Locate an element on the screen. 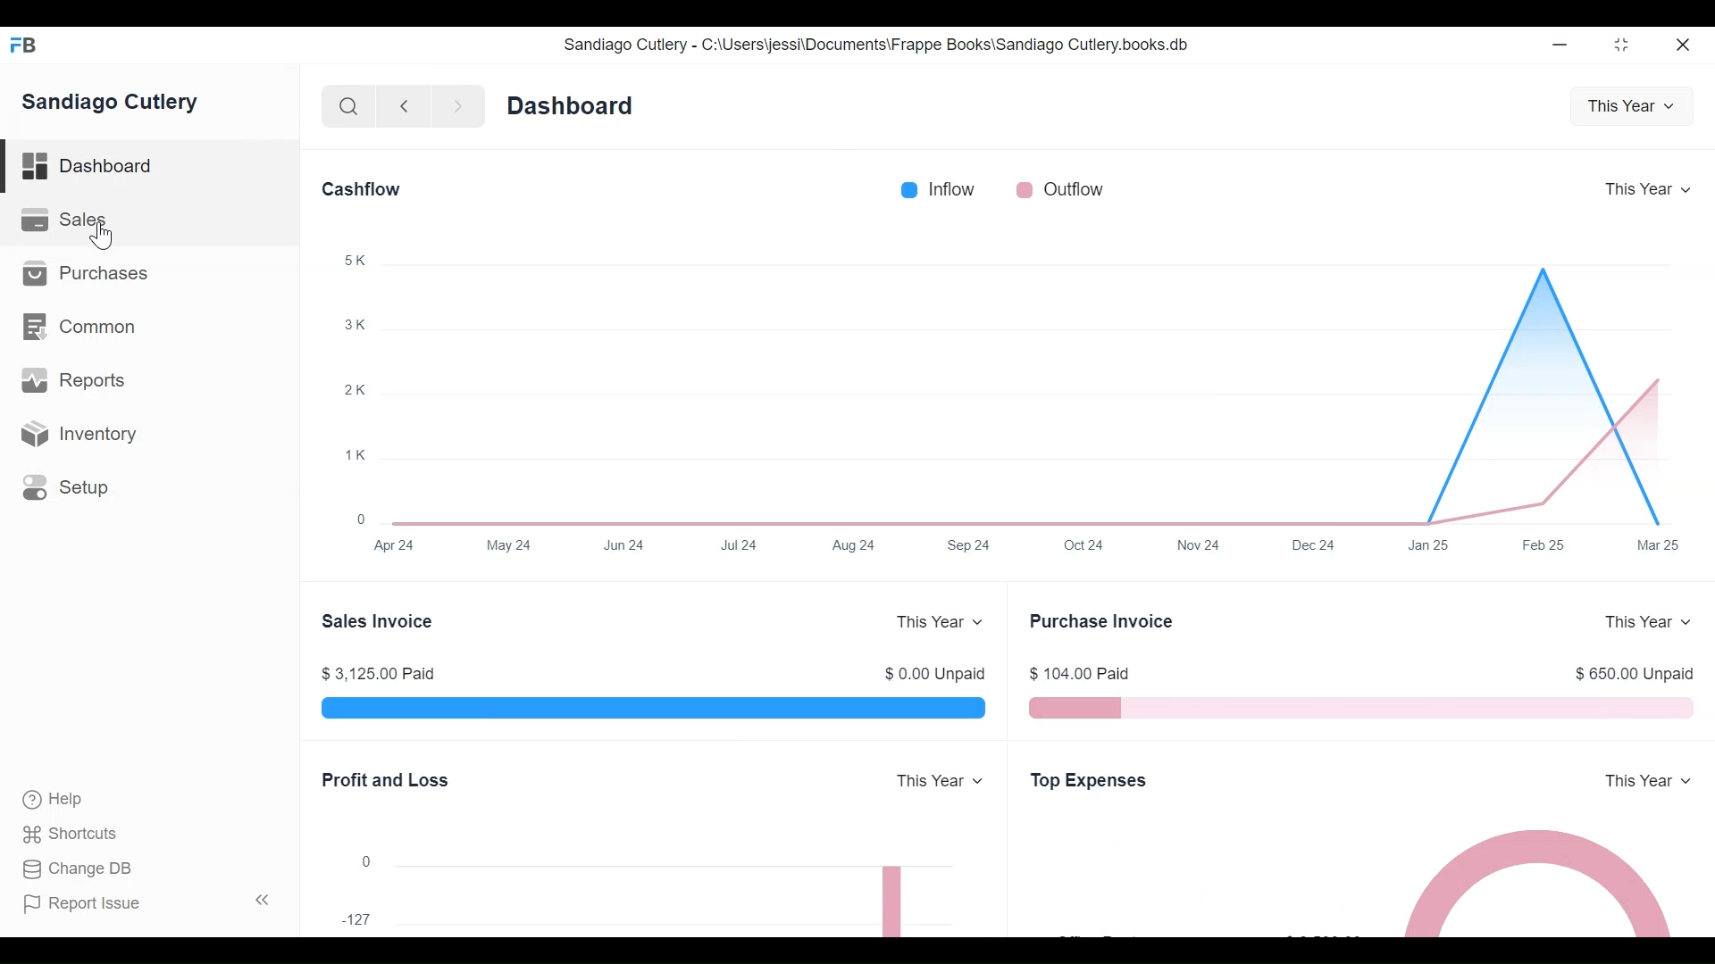 The height and width of the screenshot is (964, 1715). This year is located at coordinates (941, 782).